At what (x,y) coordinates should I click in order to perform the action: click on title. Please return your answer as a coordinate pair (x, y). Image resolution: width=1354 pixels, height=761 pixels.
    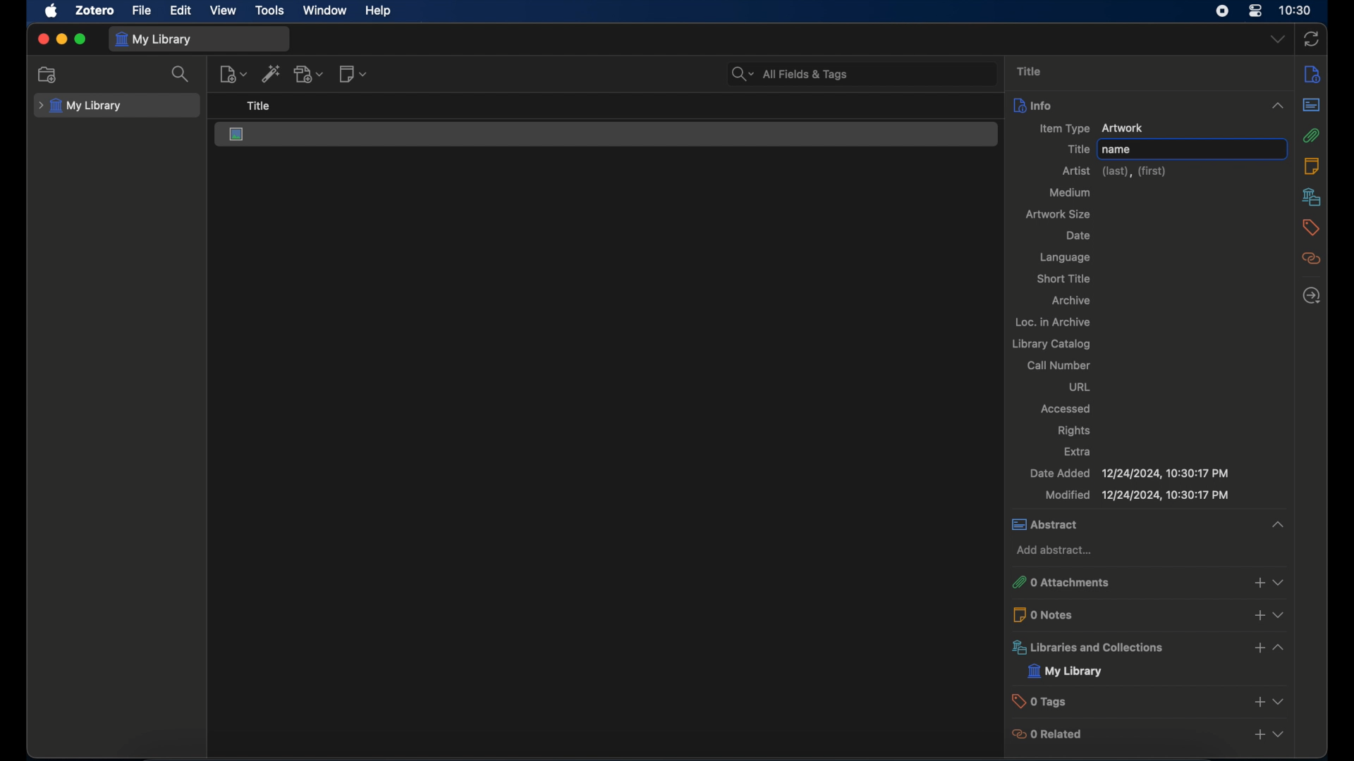
    Looking at the image, I should click on (257, 106).